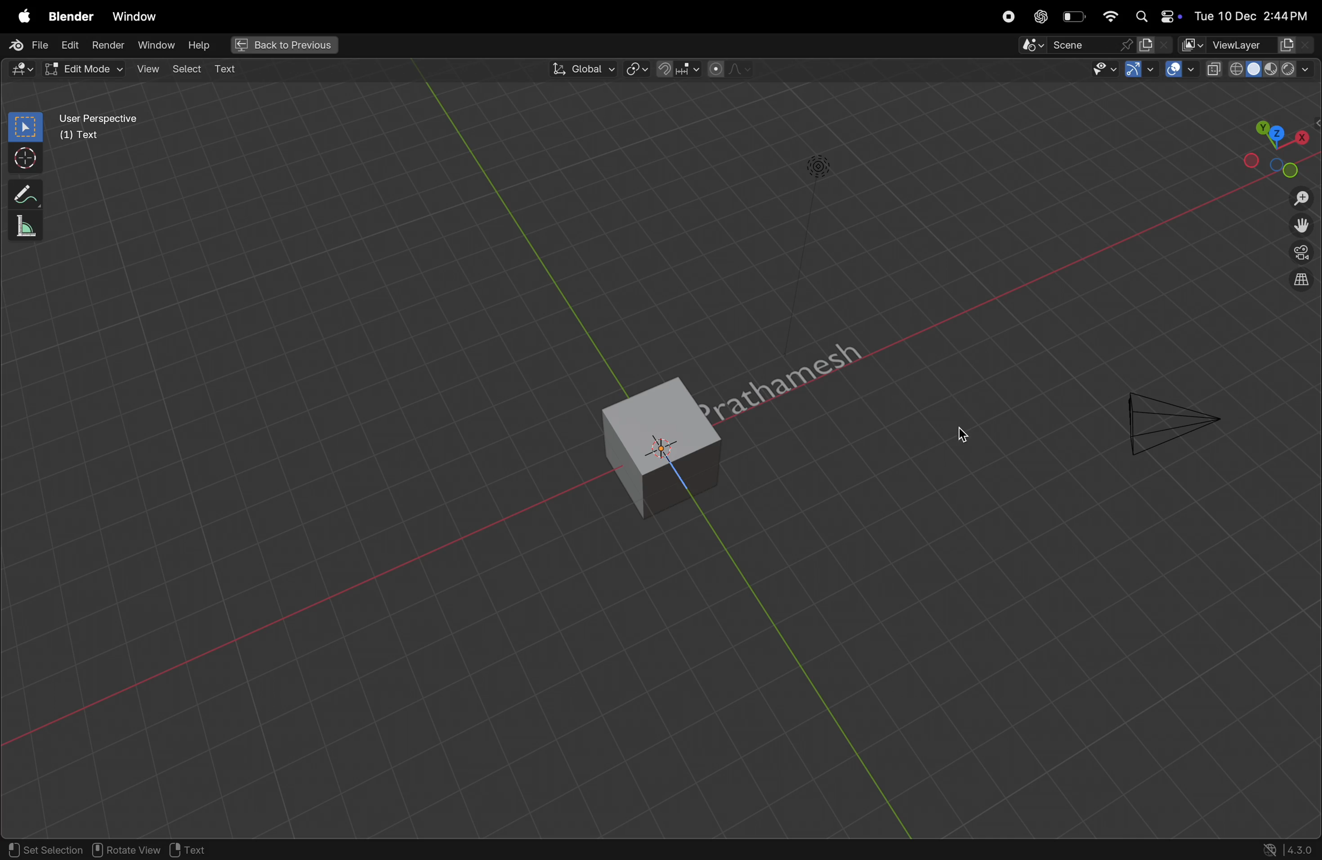  Describe the element at coordinates (201, 849) in the screenshot. I see `3D cursor` at that location.